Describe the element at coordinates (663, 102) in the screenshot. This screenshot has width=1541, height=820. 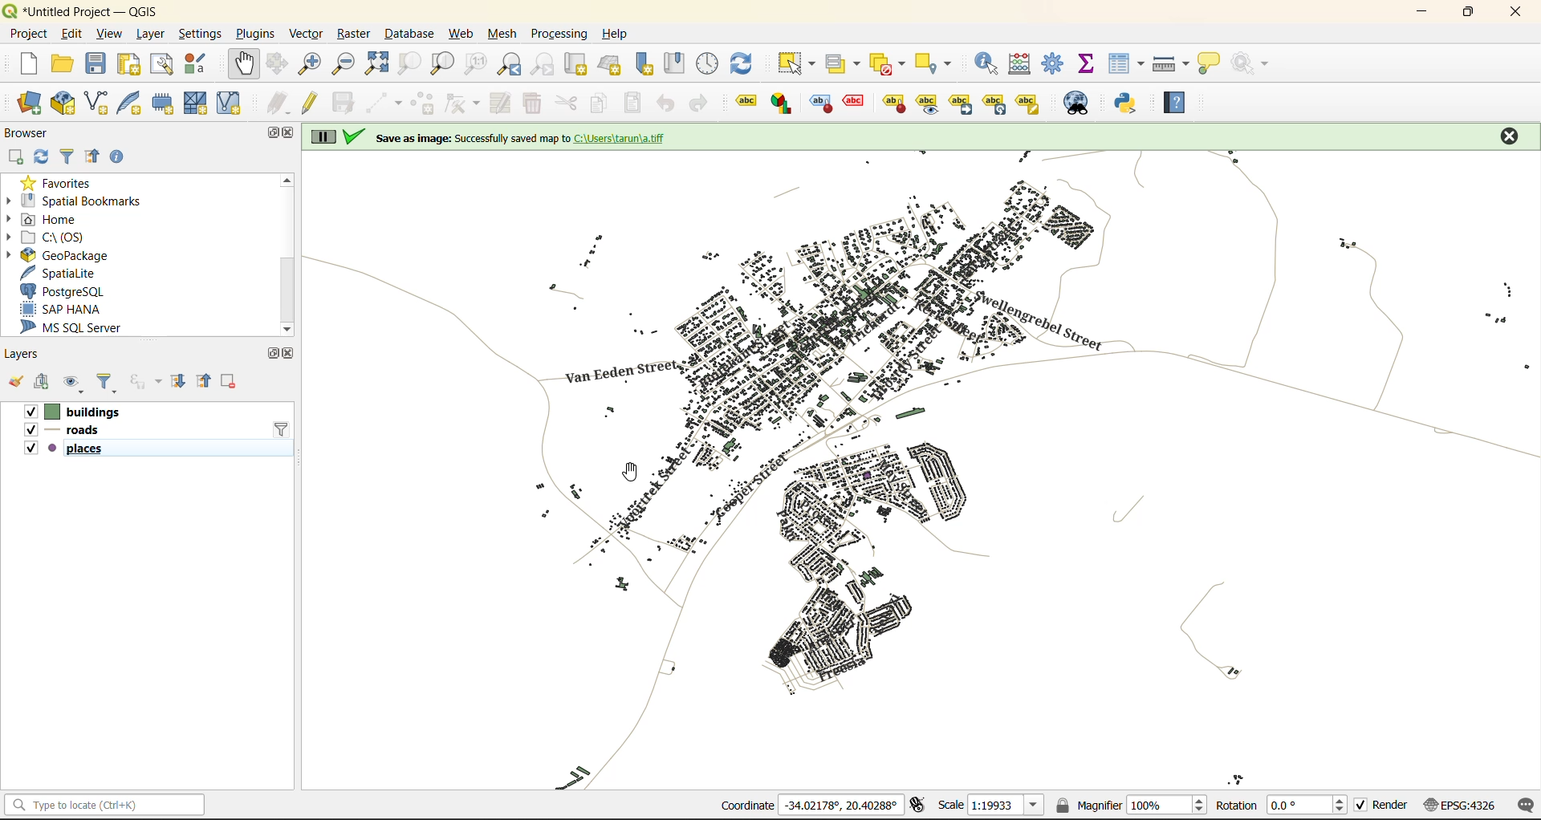
I see `undo` at that location.